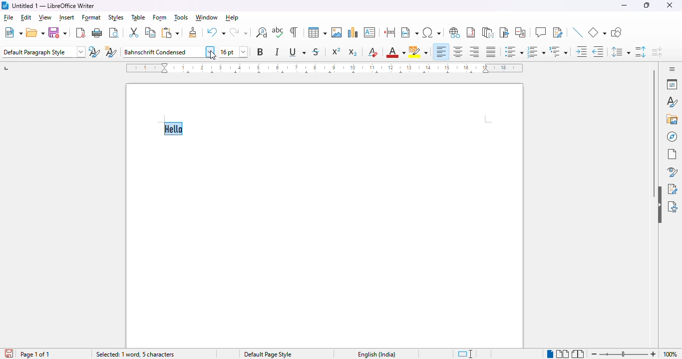 This screenshot has width=682, height=359. Describe the element at coordinates (673, 137) in the screenshot. I see `navigator` at that location.